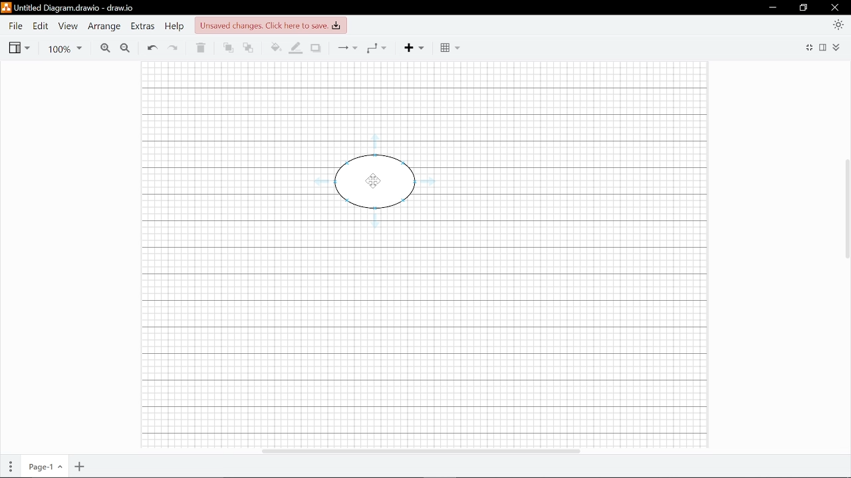 The image size is (851, 478). I want to click on Add page, so click(78, 467).